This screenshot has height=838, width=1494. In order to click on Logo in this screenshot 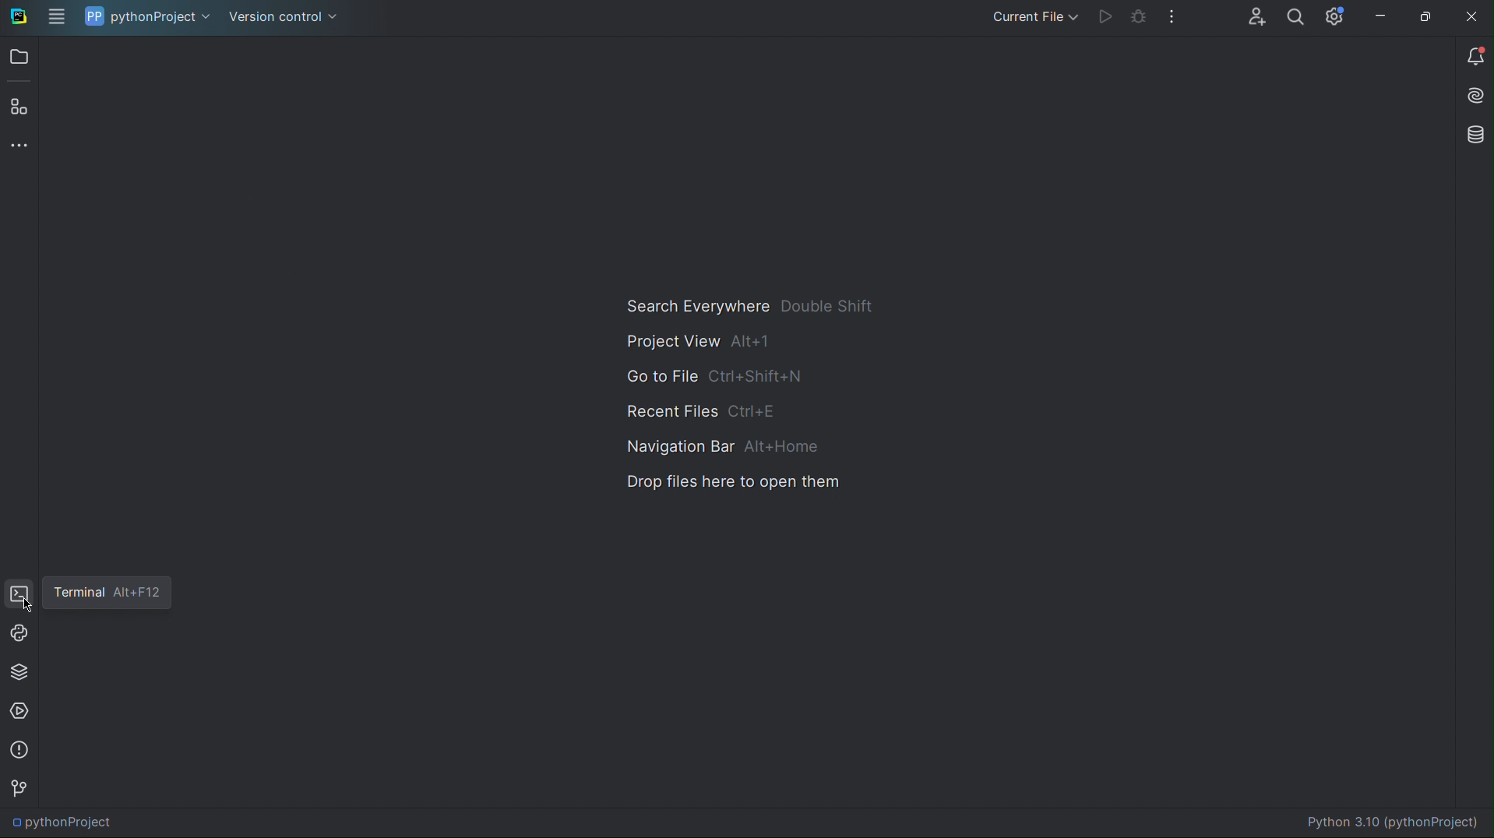, I will do `click(20, 17)`.